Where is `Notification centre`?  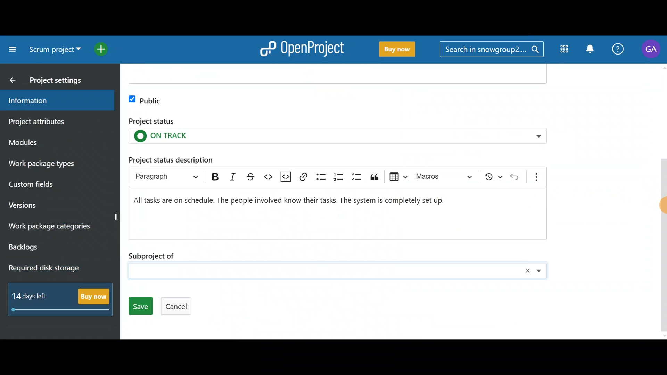 Notification centre is located at coordinates (588, 49).